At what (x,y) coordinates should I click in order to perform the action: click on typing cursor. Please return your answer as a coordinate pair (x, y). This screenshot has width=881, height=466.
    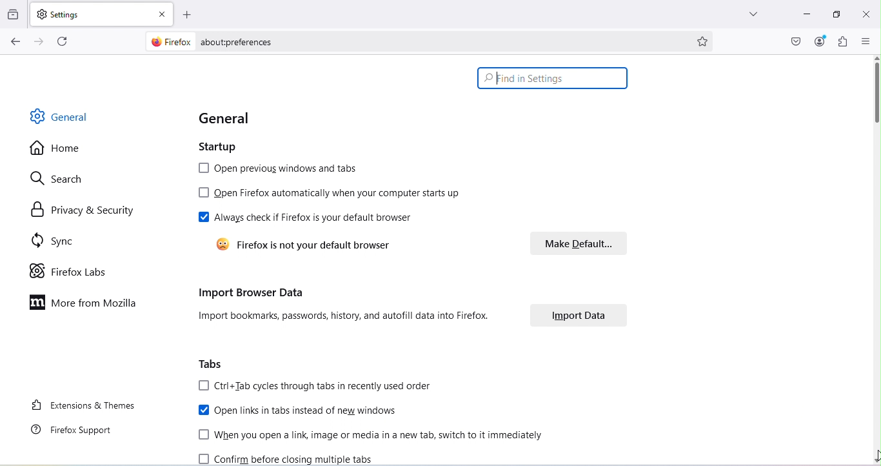
    Looking at the image, I should click on (495, 82).